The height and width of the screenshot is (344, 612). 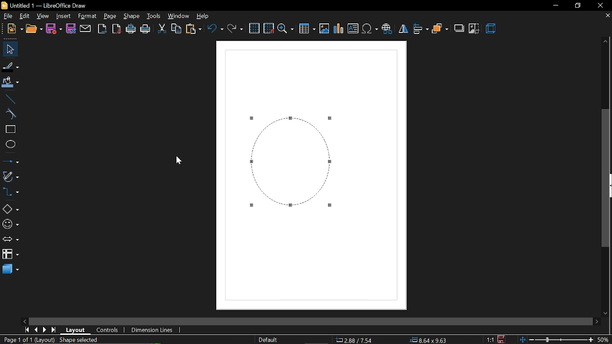 What do you see at coordinates (63, 16) in the screenshot?
I see `insert` at bounding box center [63, 16].